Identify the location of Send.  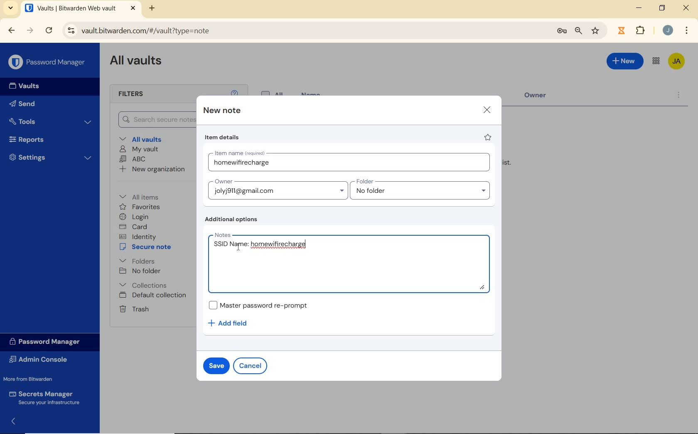
(25, 103).